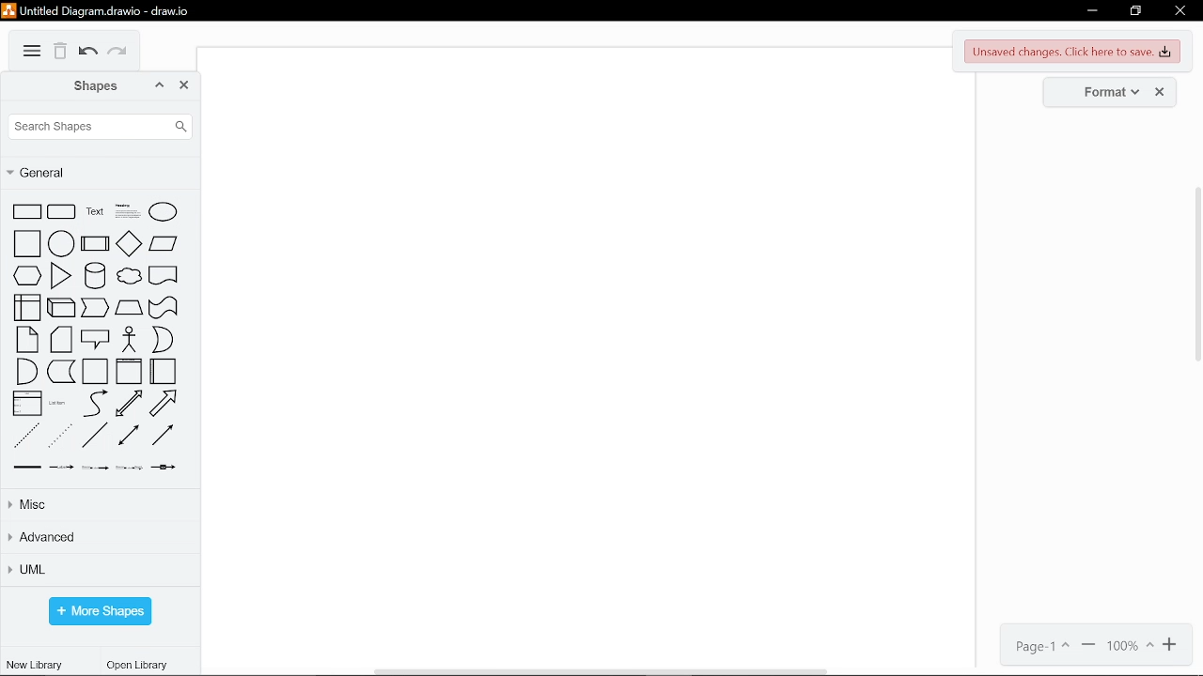 The width and height of the screenshot is (1203, 676). What do you see at coordinates (88, 54) in the screenshot?
I see `undo` at bounding box center [88, 54].